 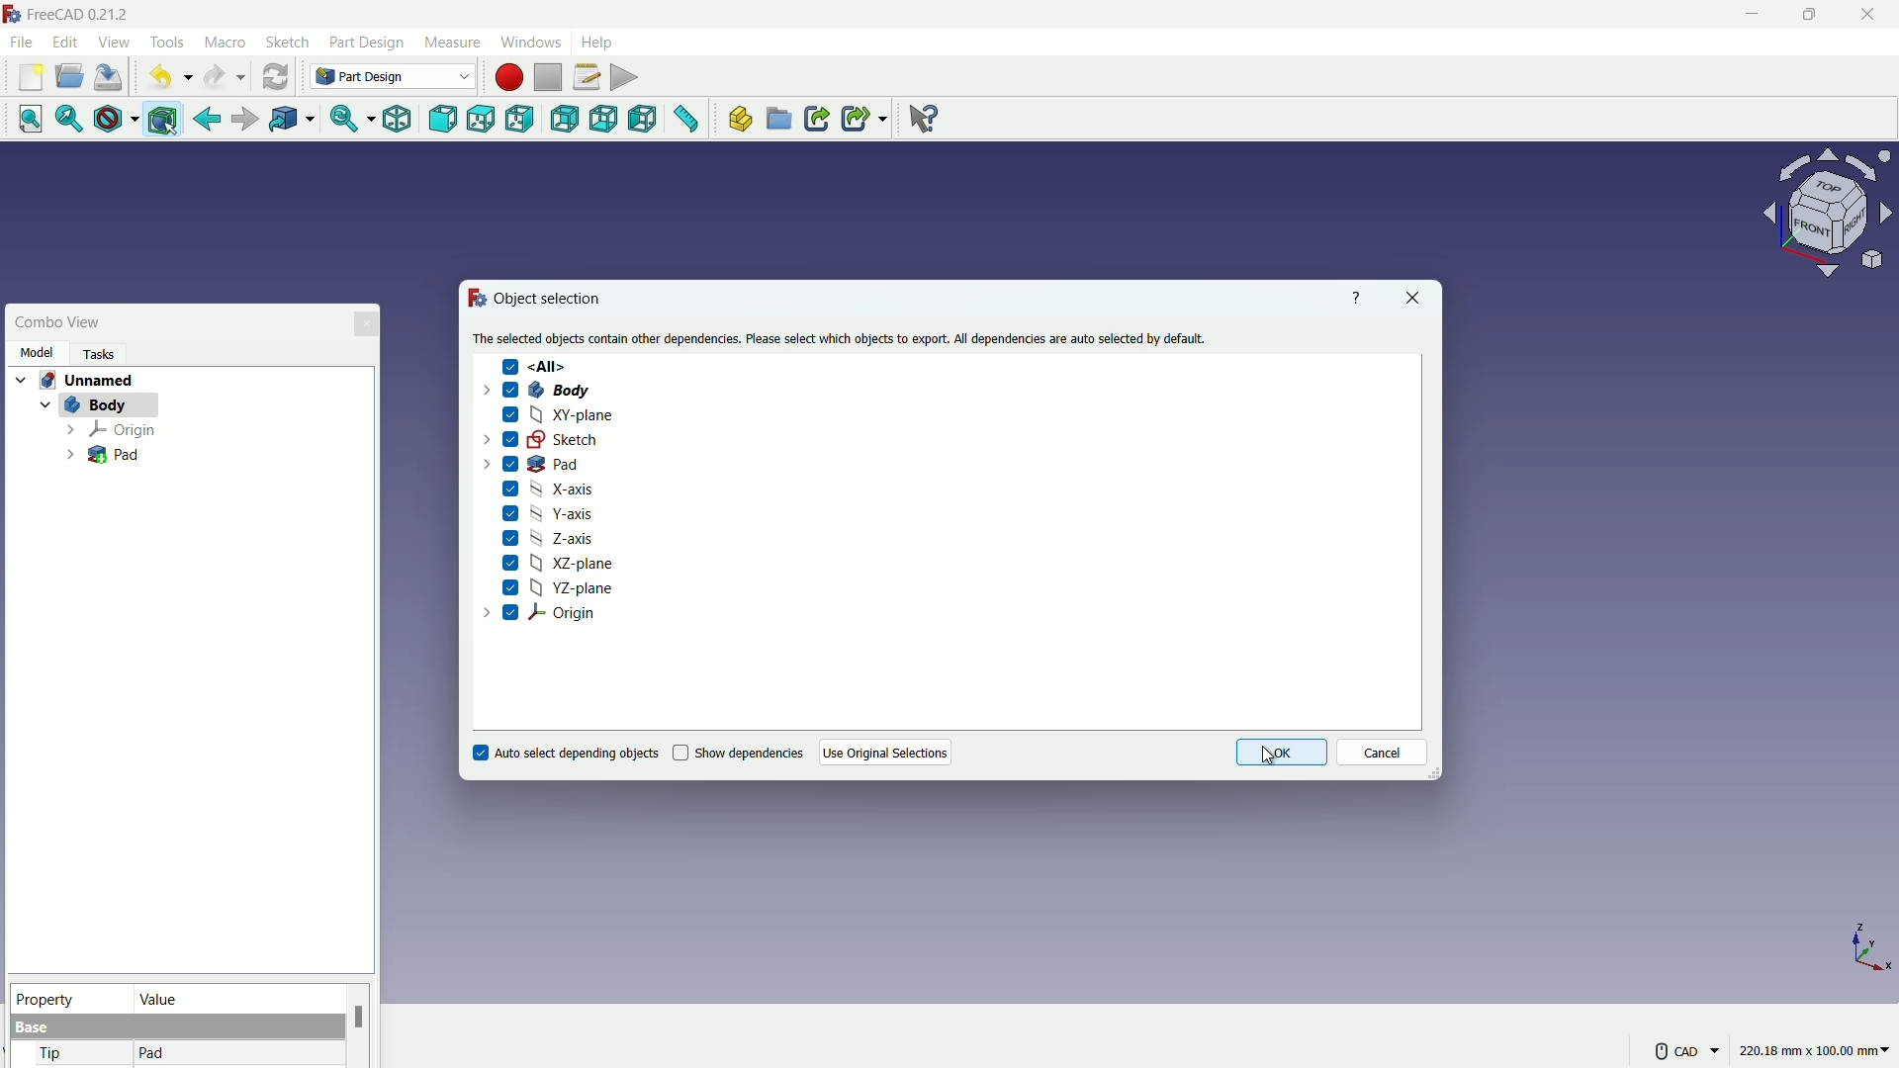 I want to click on isometric view, so click(x=397, y=121).